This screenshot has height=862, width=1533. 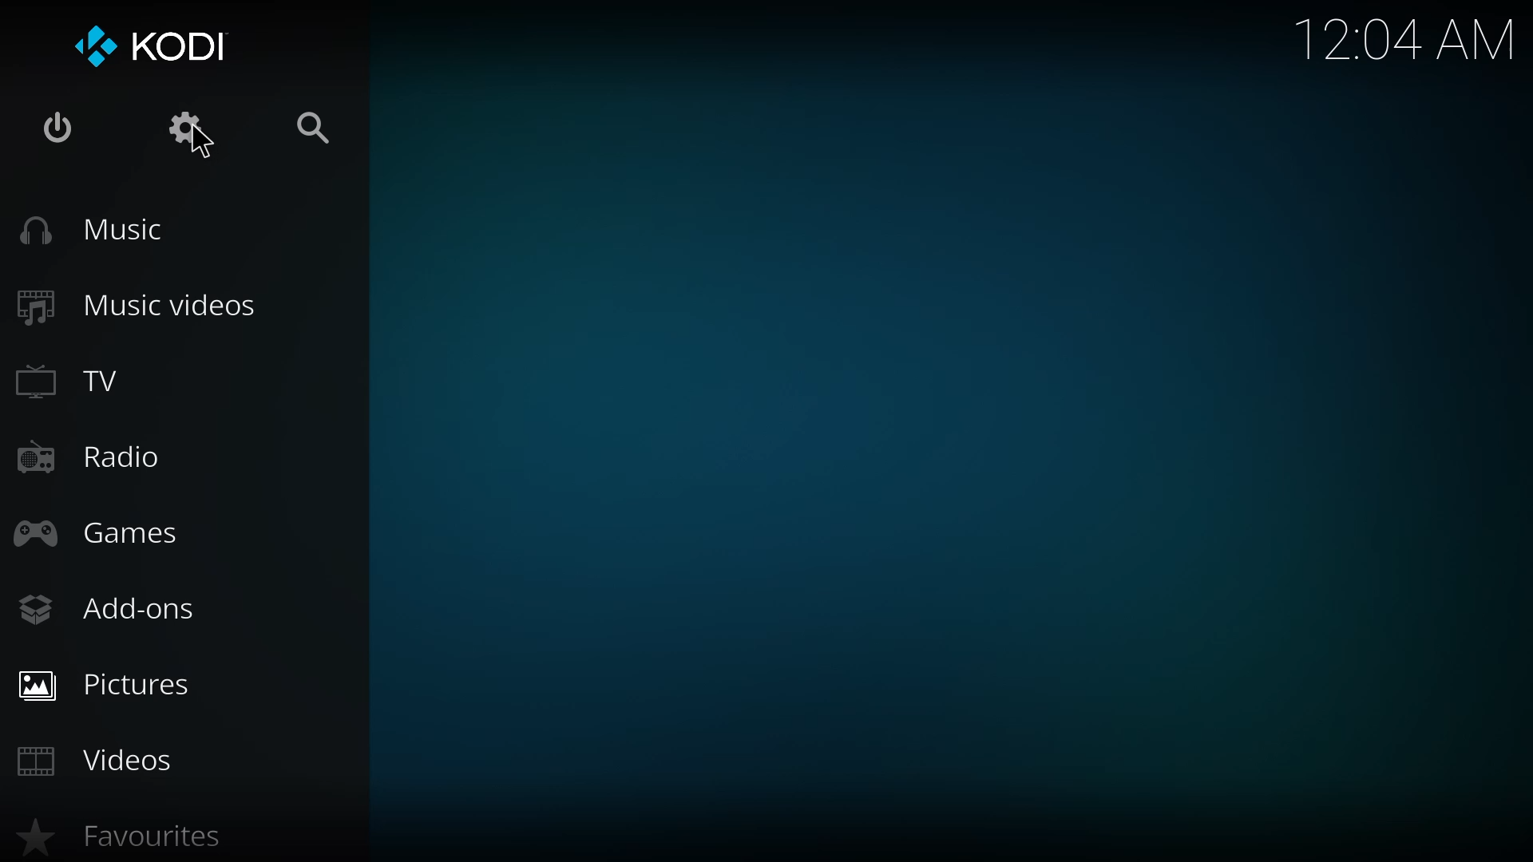 I want to click on cursor, so click(x=203, y=143).